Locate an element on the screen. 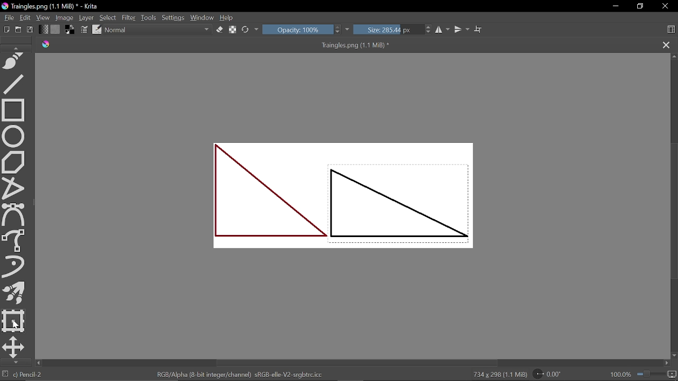 This screenshot has width=678, height=381. Rectangle tool is located at coordinates (14, 110).